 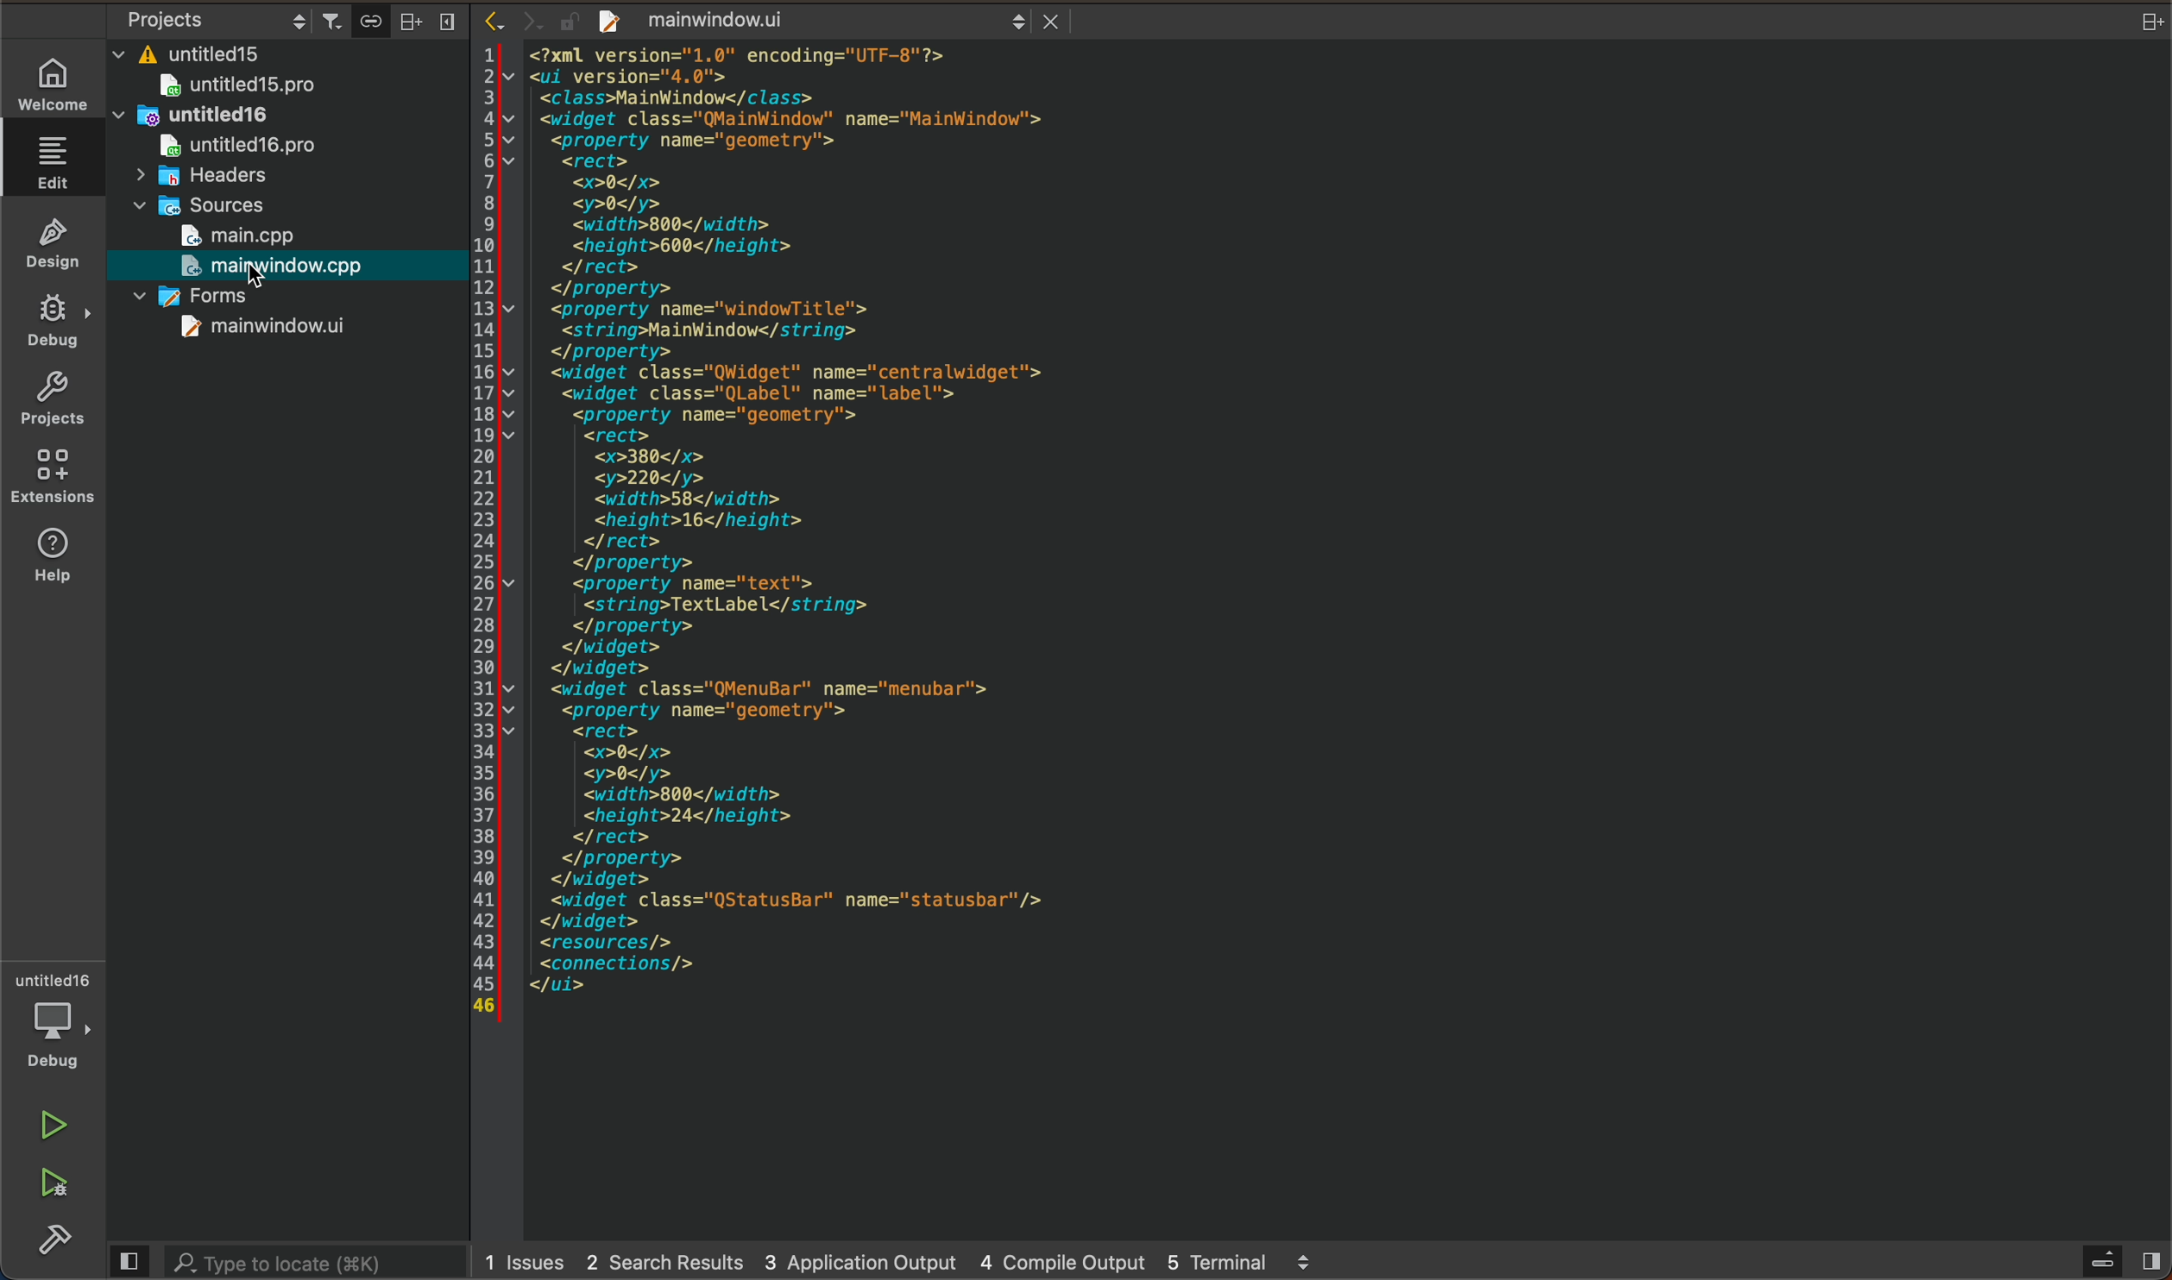 What do you see at coordinates (284, 270) in the screenshot?
I see `cursor` at bounding box center [284, 270].